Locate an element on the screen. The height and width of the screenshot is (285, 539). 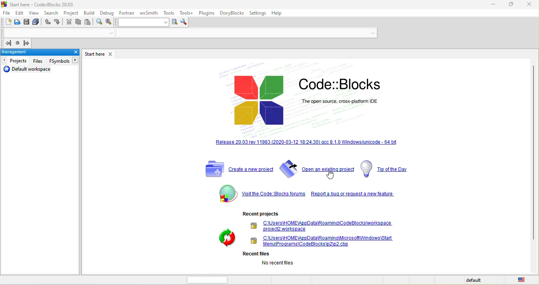
debug is located at coordinates (107, 13).